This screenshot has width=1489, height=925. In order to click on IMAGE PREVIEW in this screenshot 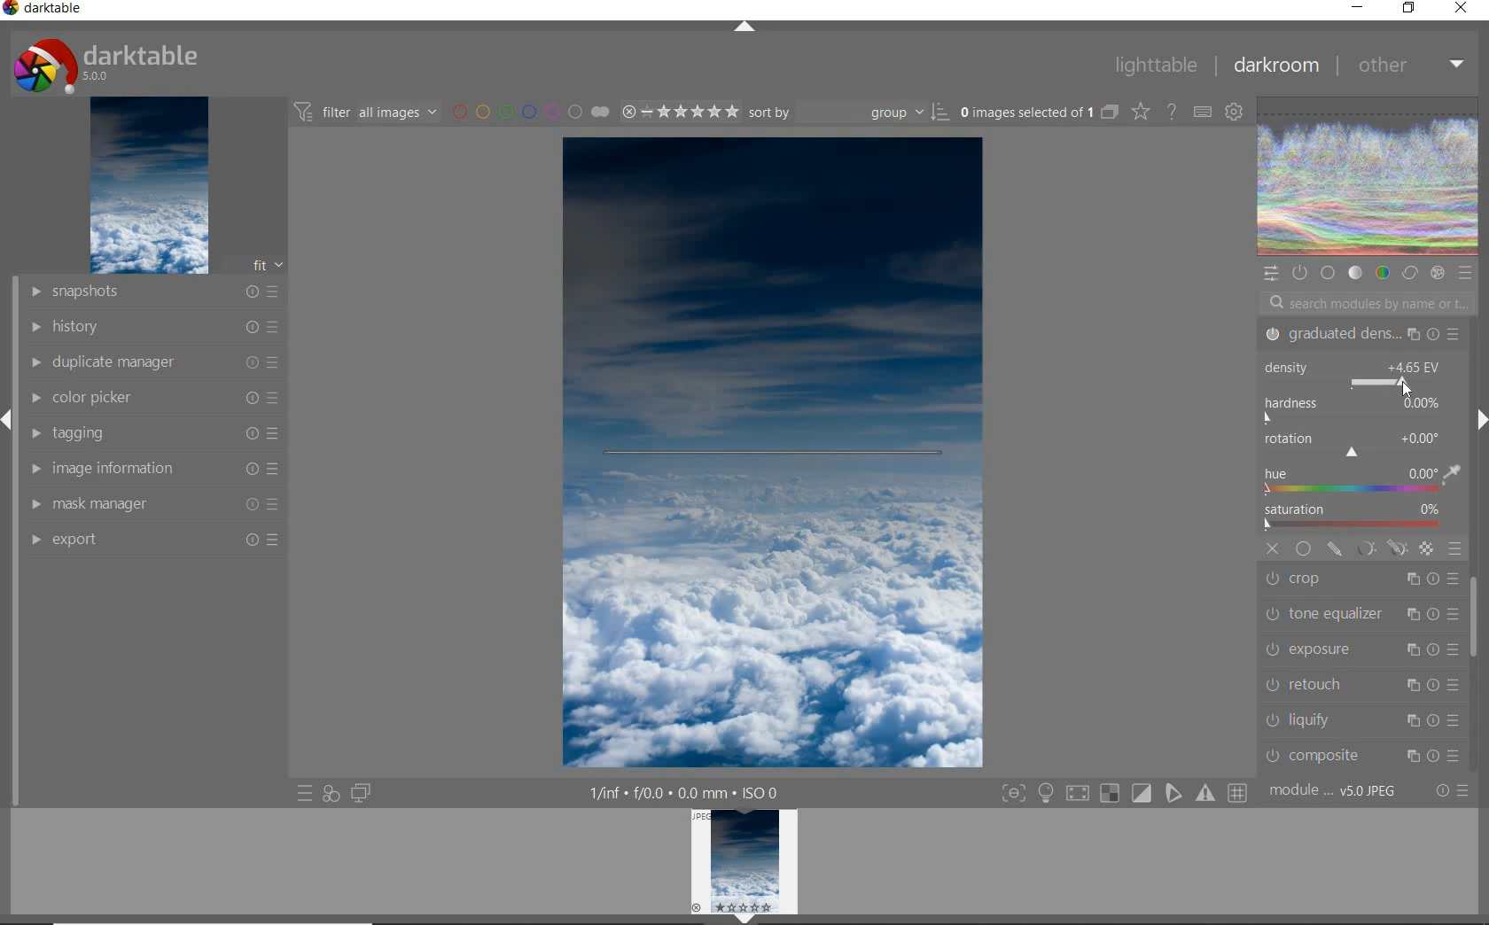, I will do `click(744, 860)`.